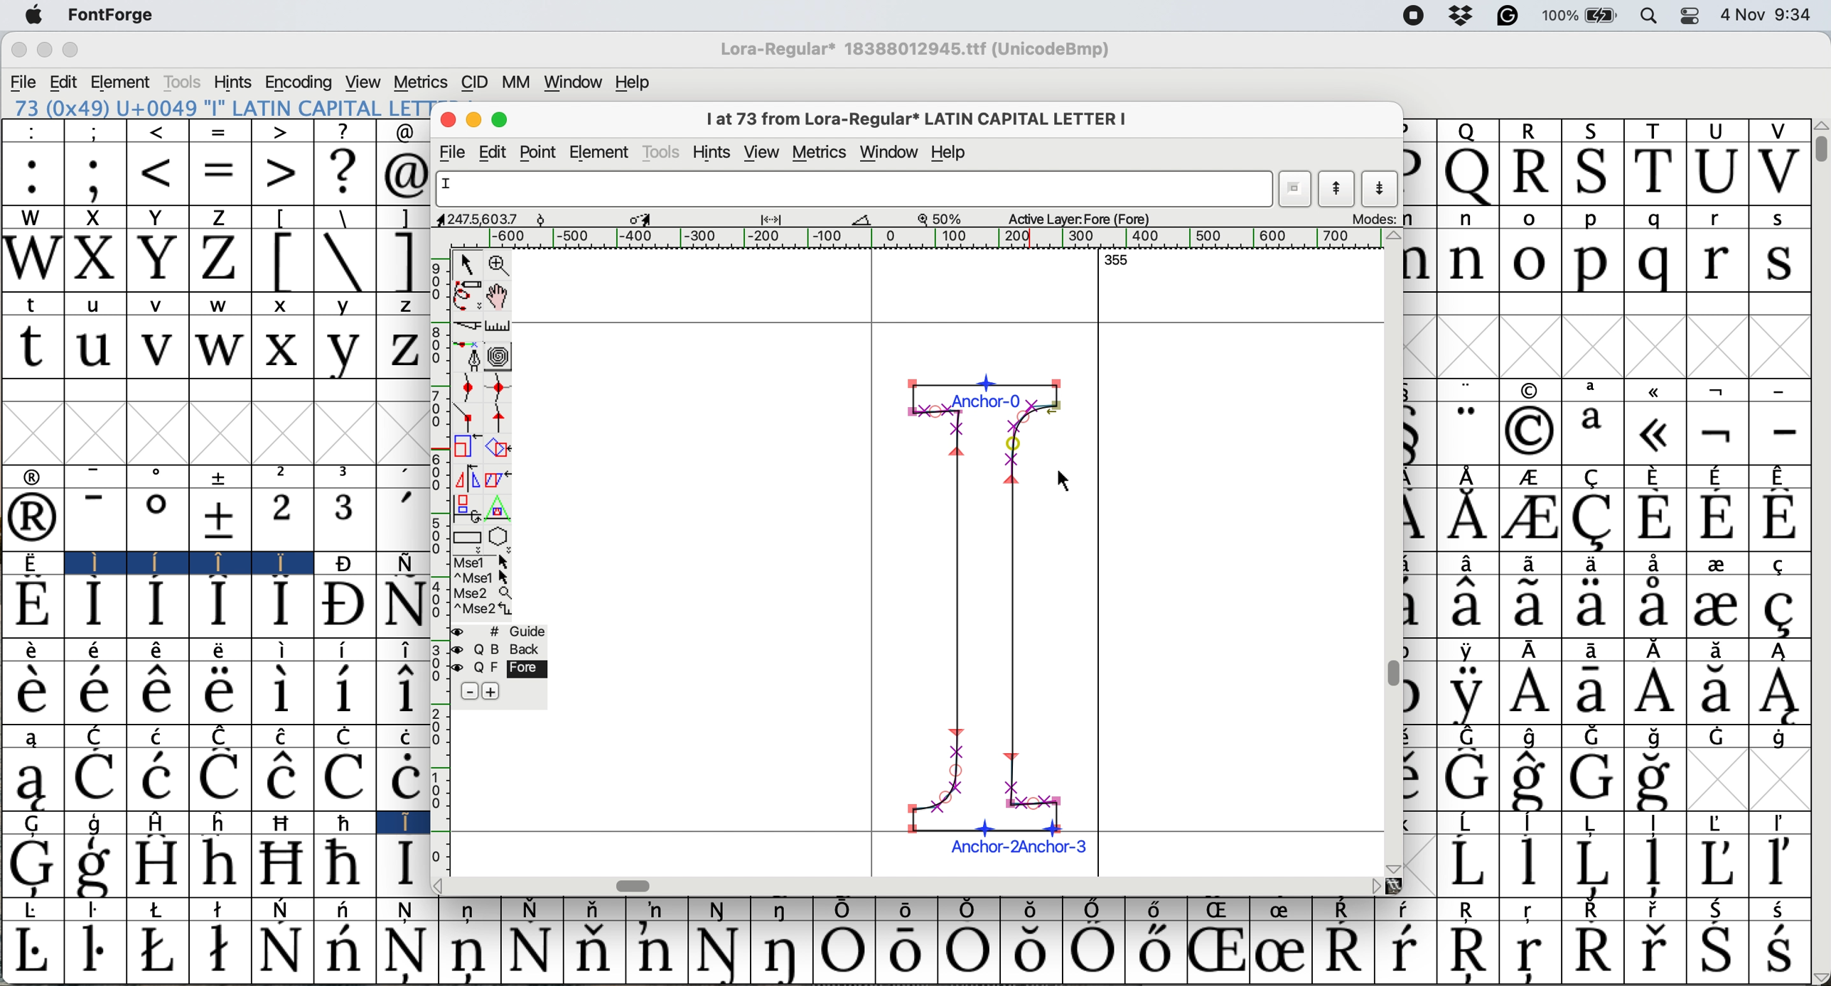 The width and height of the screenshot is (1831, 986). What do you see at coordinates (1717, 952) in the screenshot?
I see `Symbol` at bounding box center [1717, 952].